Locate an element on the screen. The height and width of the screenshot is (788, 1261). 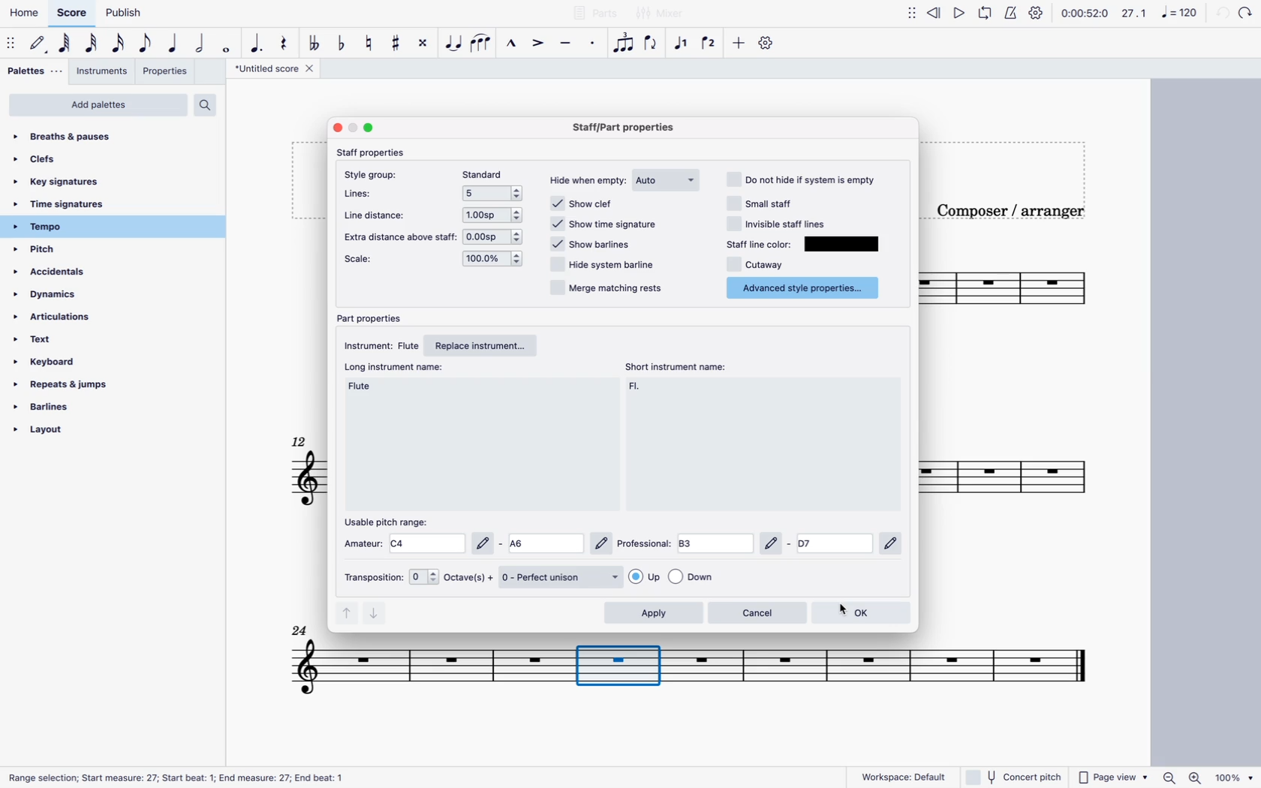
show clef is located at coordinates (588, 203).